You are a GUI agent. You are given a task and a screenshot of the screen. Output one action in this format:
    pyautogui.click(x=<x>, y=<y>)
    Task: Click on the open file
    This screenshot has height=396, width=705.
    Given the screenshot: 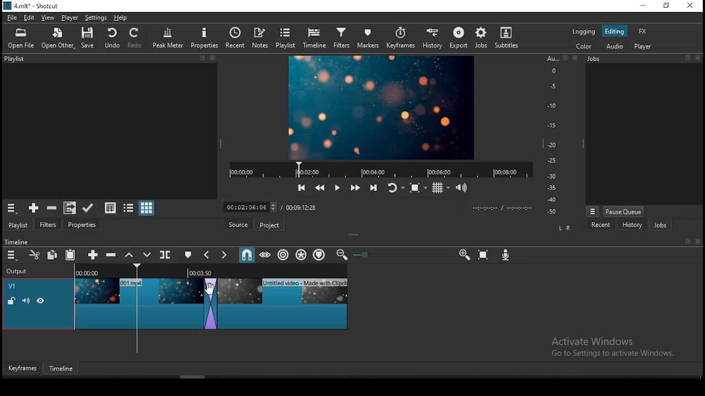 What is the action you would take?
    pyautogui.click(x=20, y=38)
    